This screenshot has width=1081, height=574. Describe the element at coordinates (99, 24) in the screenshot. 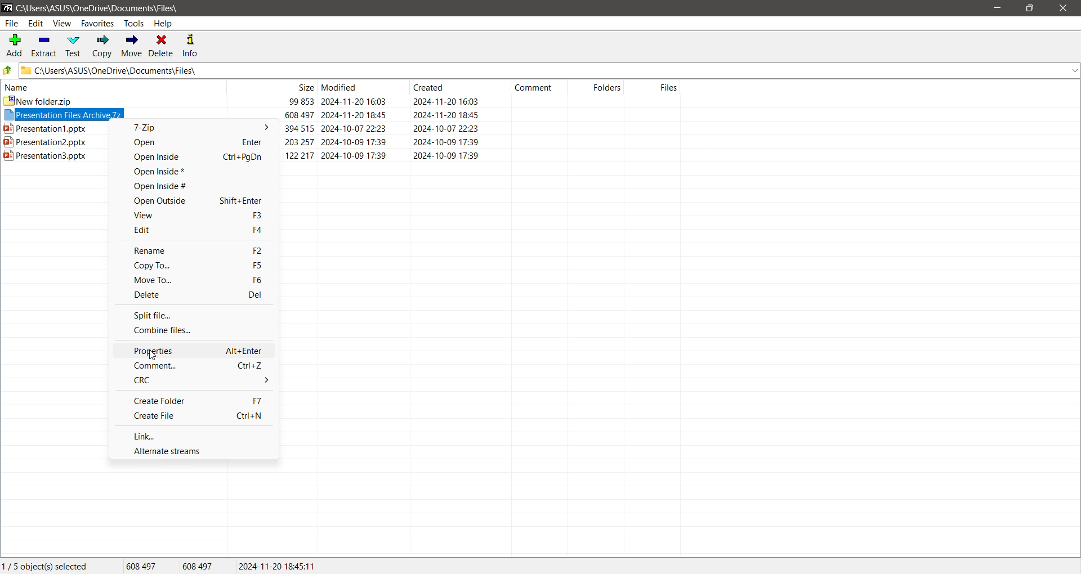

I see `Favorites` at that location.